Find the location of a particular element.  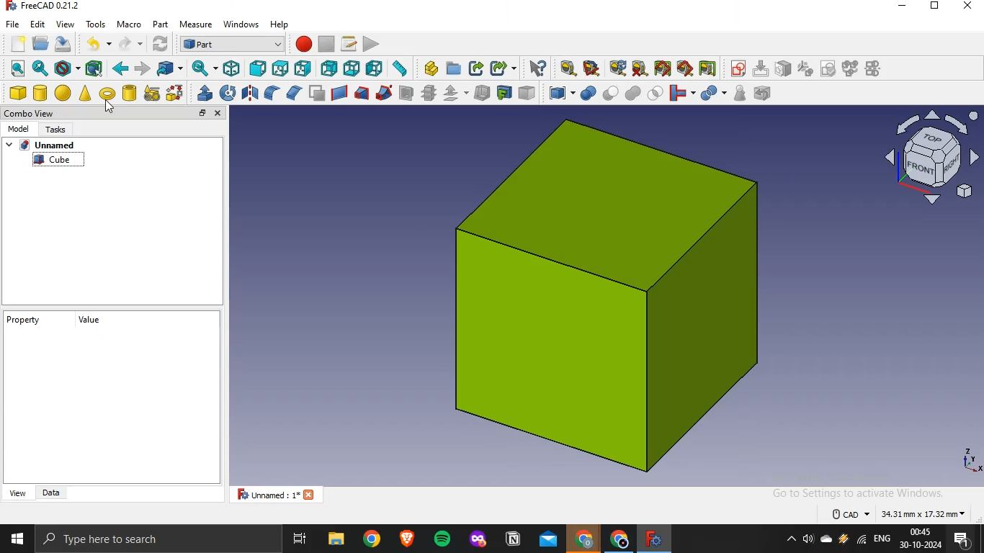

measure distance is located at coordinates (401, 68).